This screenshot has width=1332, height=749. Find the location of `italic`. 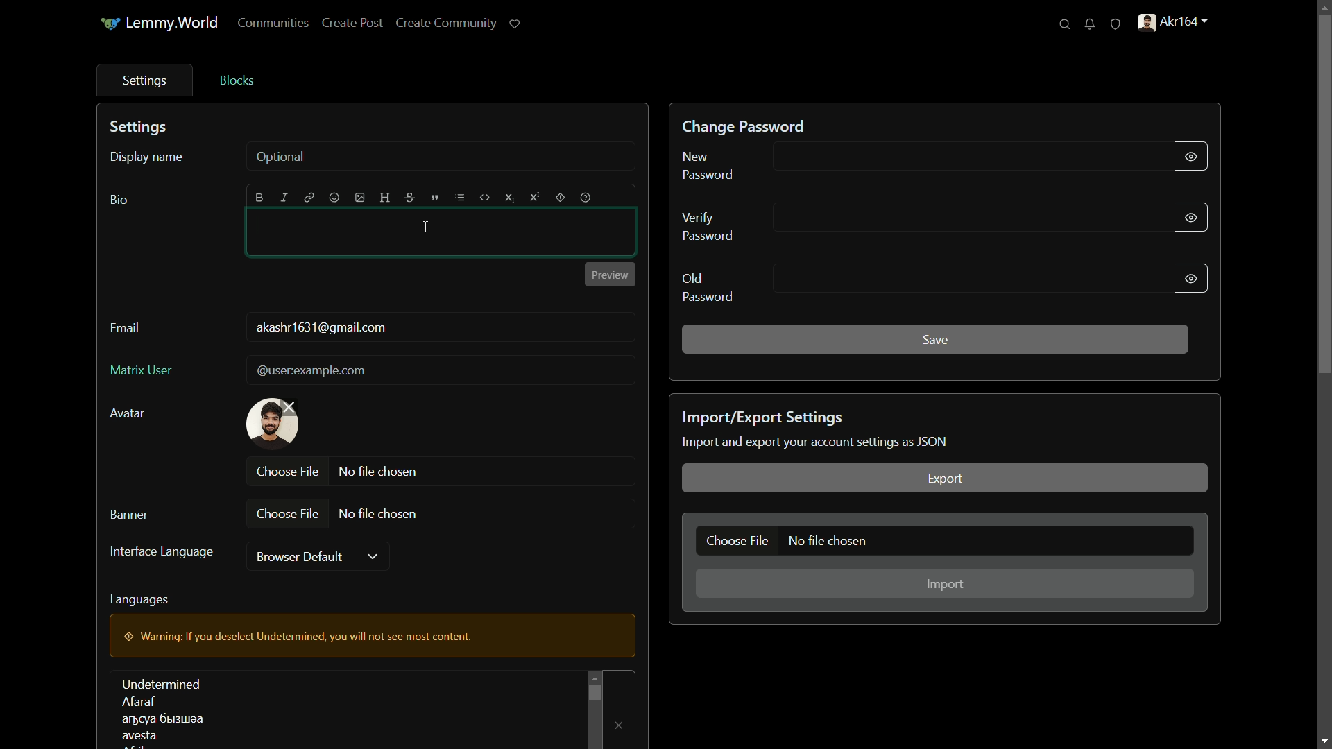

italic is located at coordinates (284, 198).